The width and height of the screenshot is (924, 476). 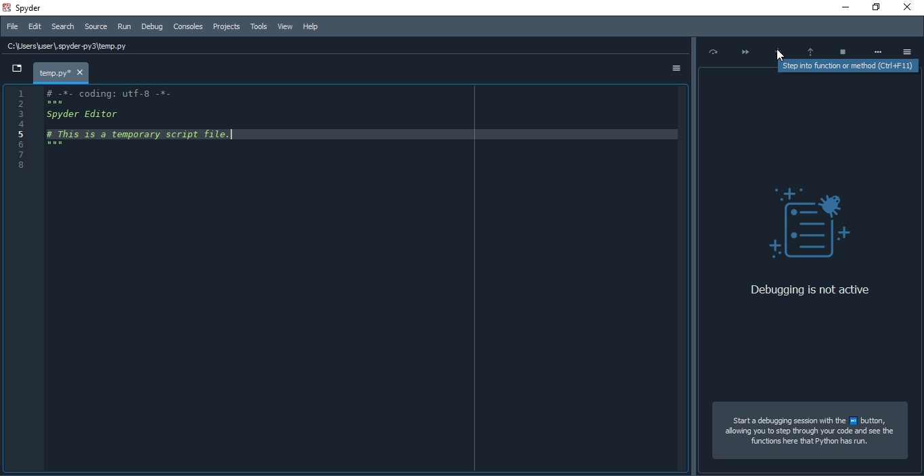 What do you see at coordinates (15, 130) in the screenshot?
I see `Line numbers` at bounding box center [15, 130].